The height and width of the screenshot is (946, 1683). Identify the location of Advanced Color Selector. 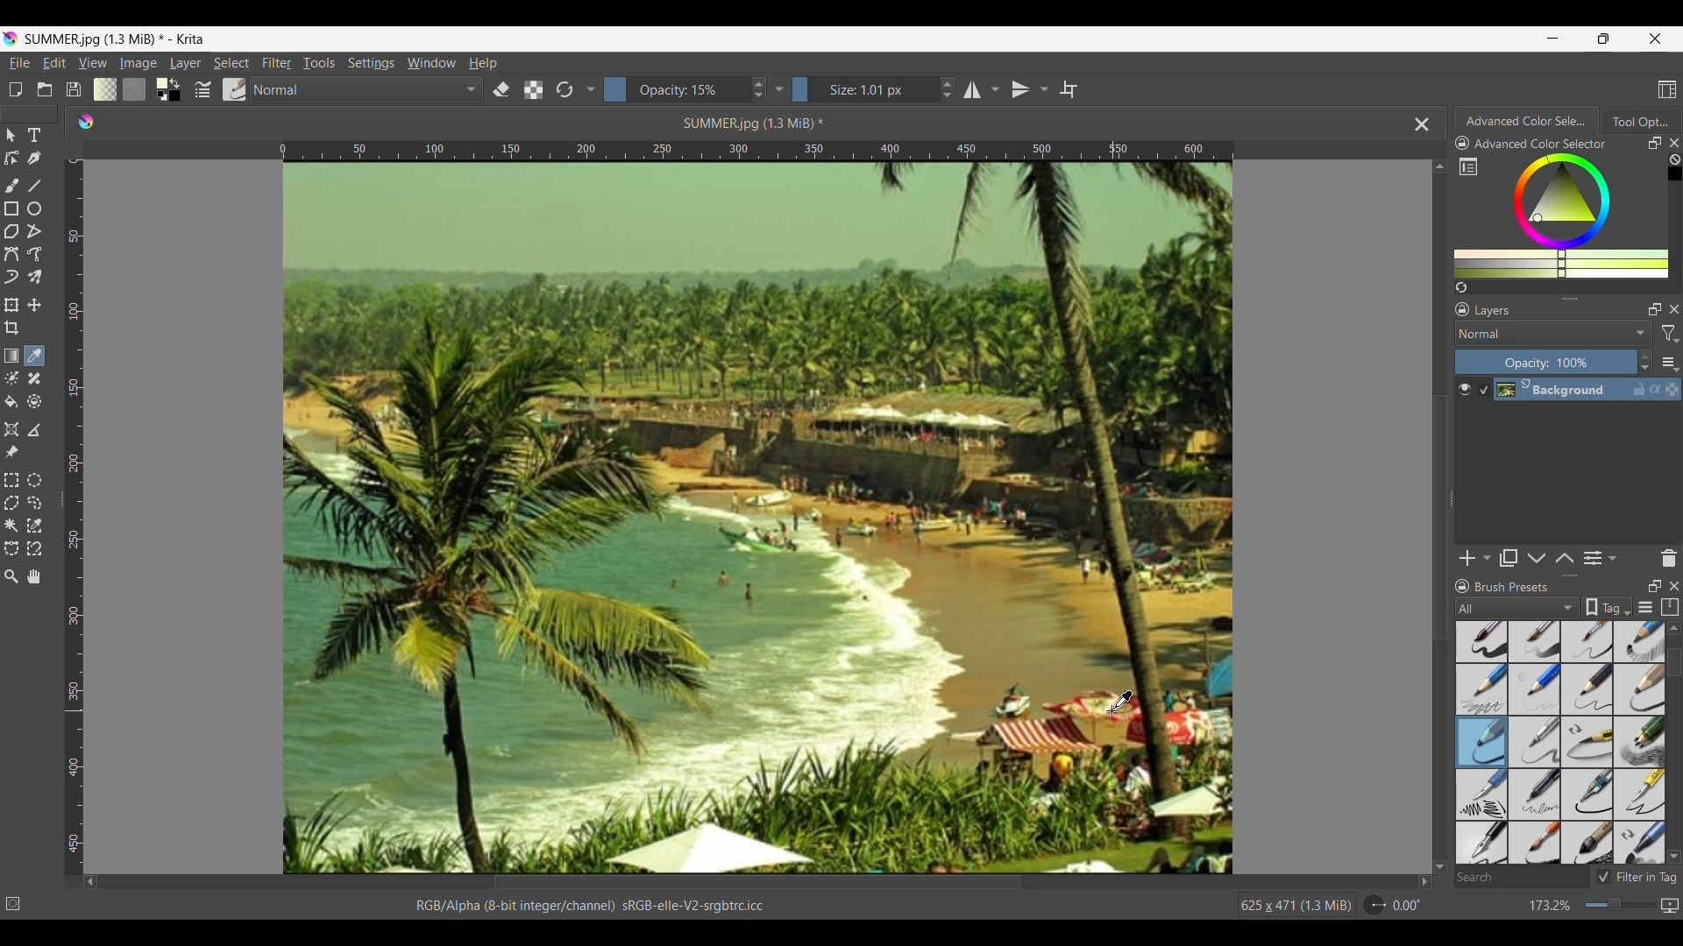
(1541, 144).